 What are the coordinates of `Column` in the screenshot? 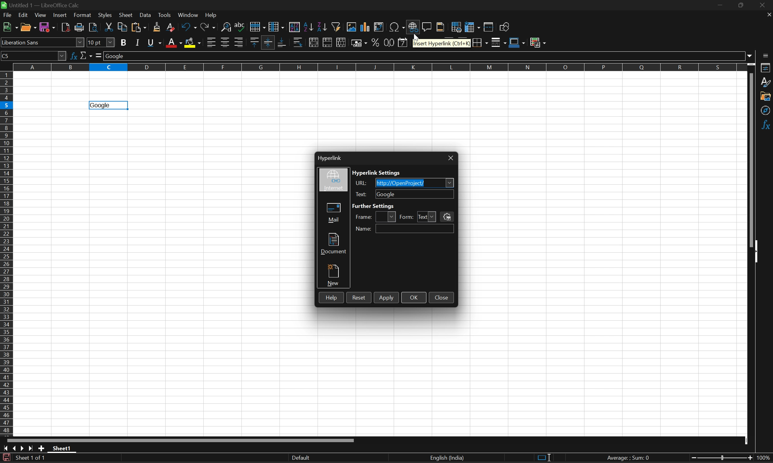 It's located at (277, 25).